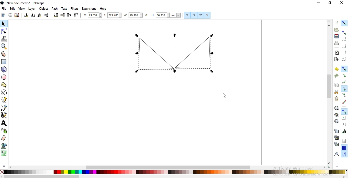  I want to click on create circles, arcs and ellipses, so click(4, 77).